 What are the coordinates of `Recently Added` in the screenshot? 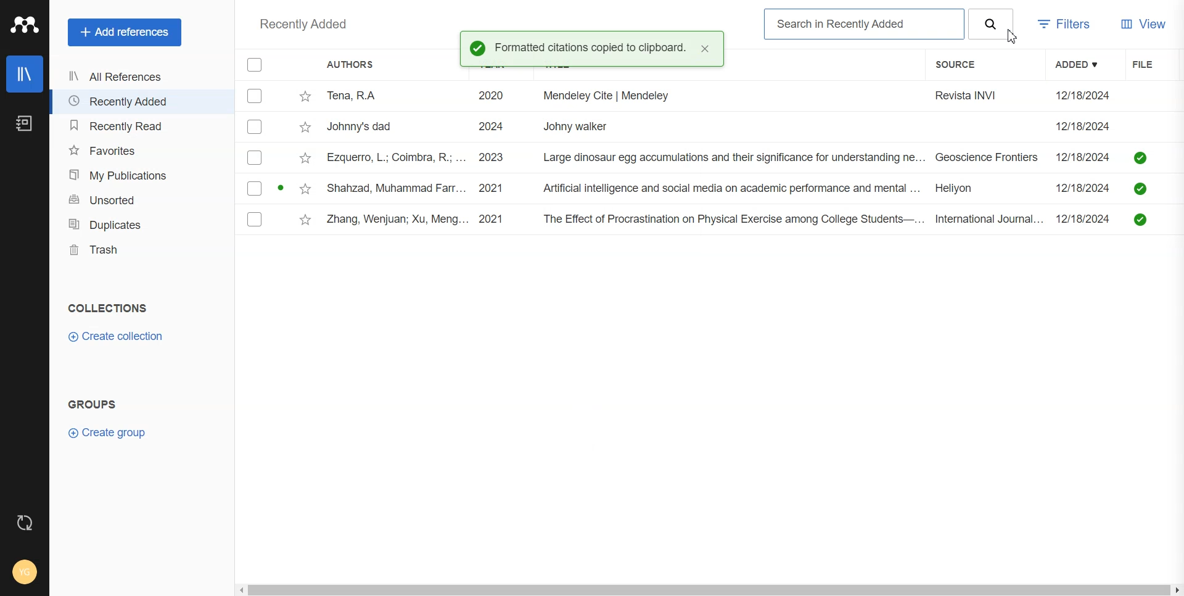 It's located at (139, 101).